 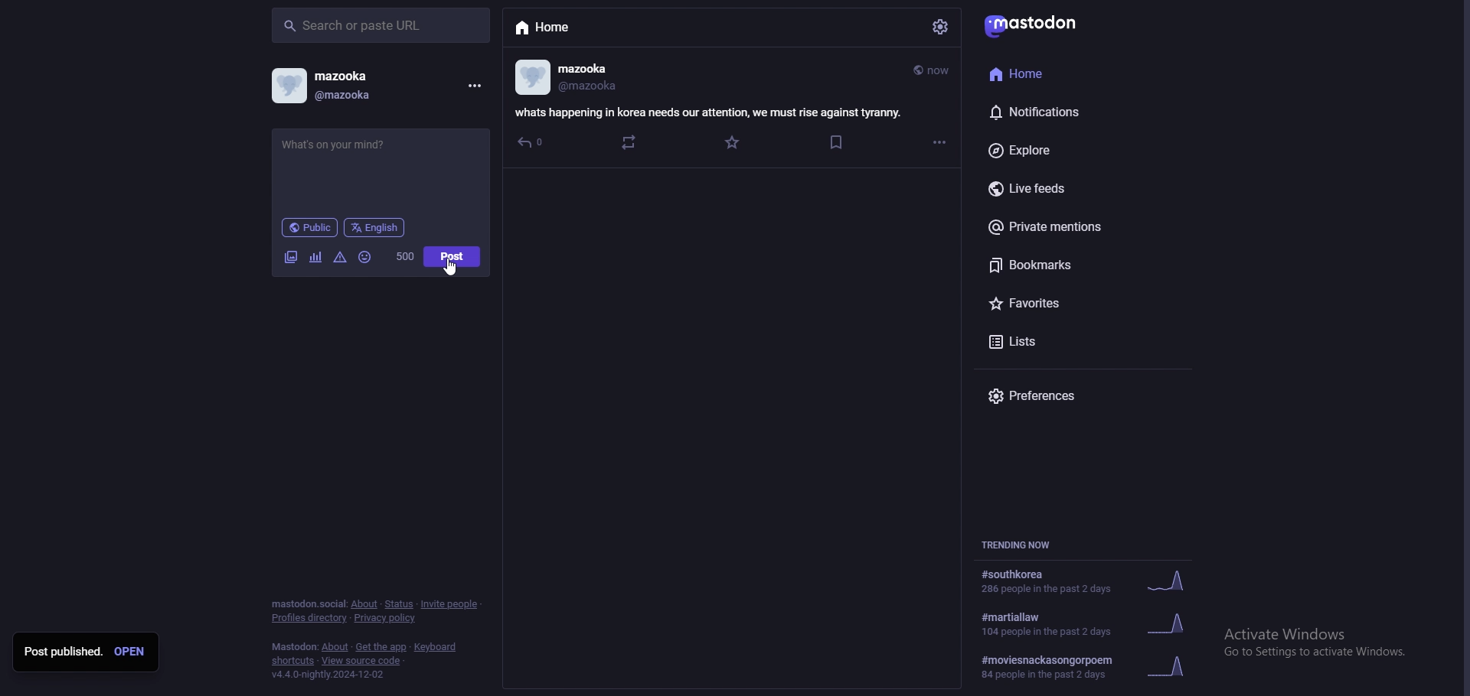 What do you see at coordinates (310, 227) in the screenshot?
I see `audience` at bounding box center [310, 227].